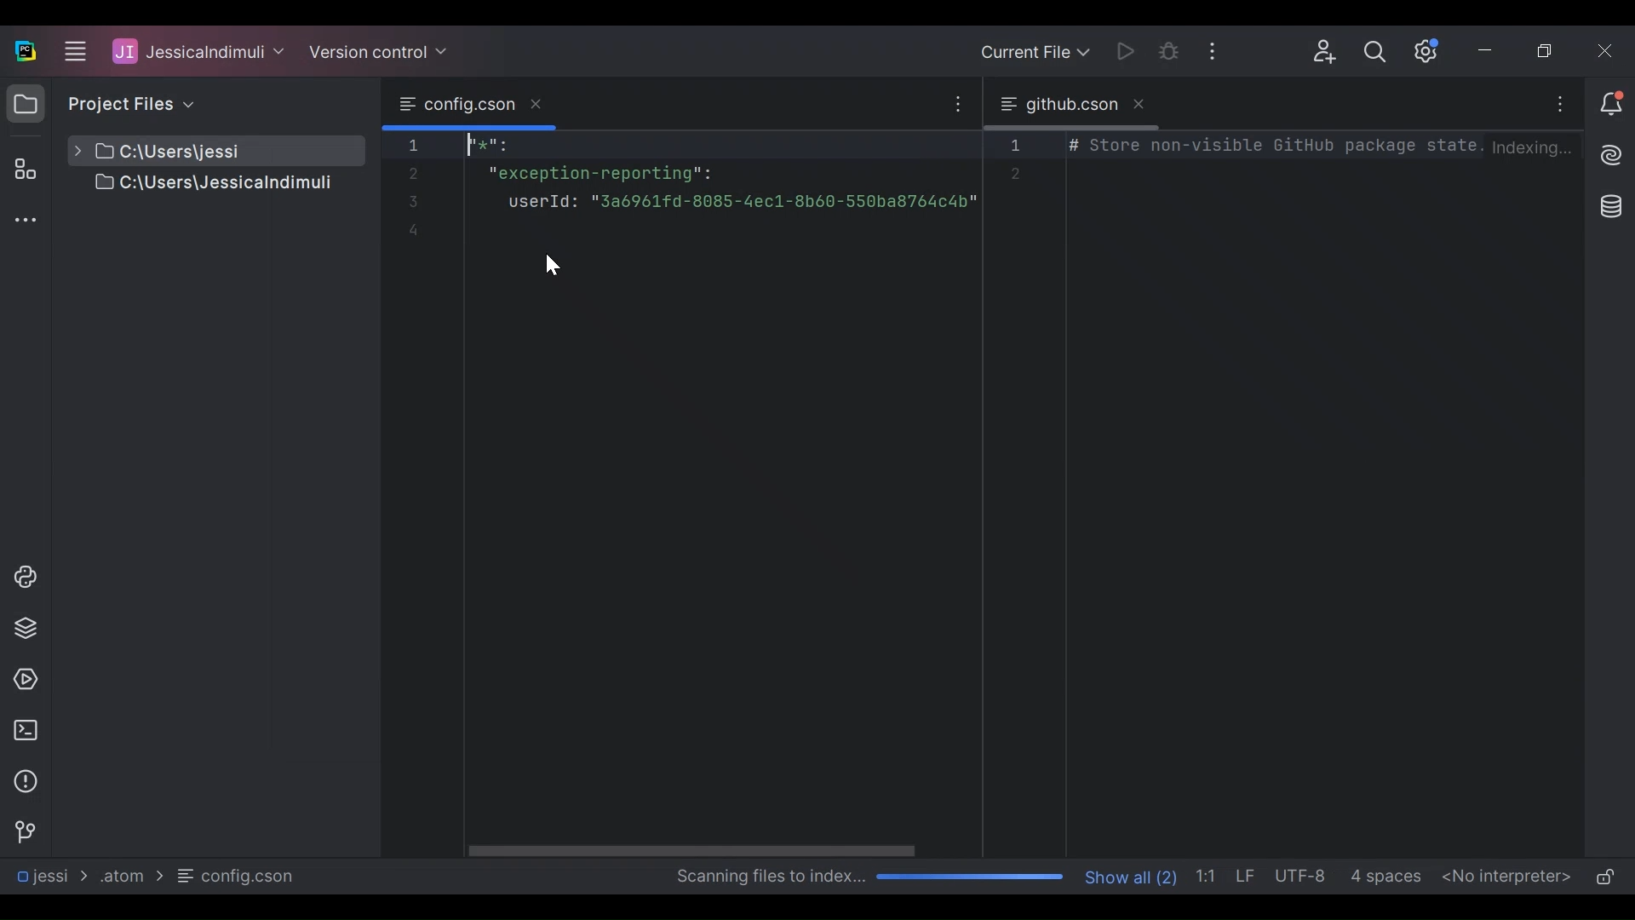 The width and height of the screenshot is (1635, 920). I want to click on Restore, so click(1548, 50).